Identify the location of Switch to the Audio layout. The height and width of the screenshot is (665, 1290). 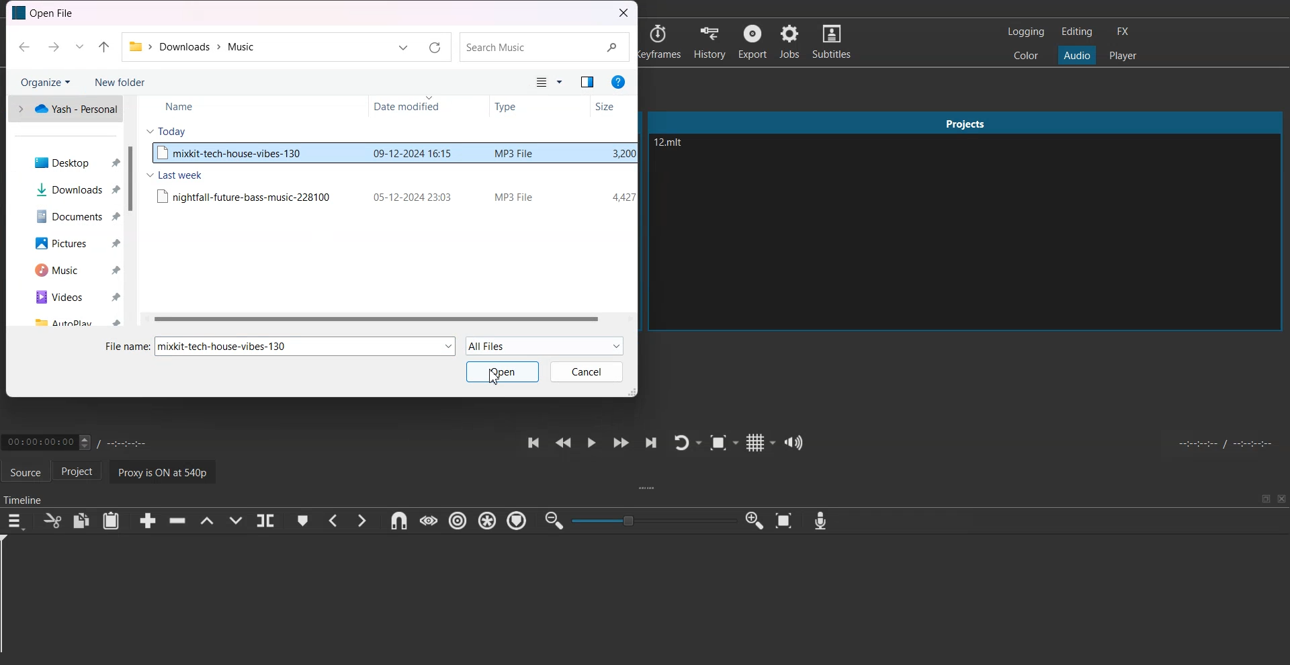
(1078, 54).